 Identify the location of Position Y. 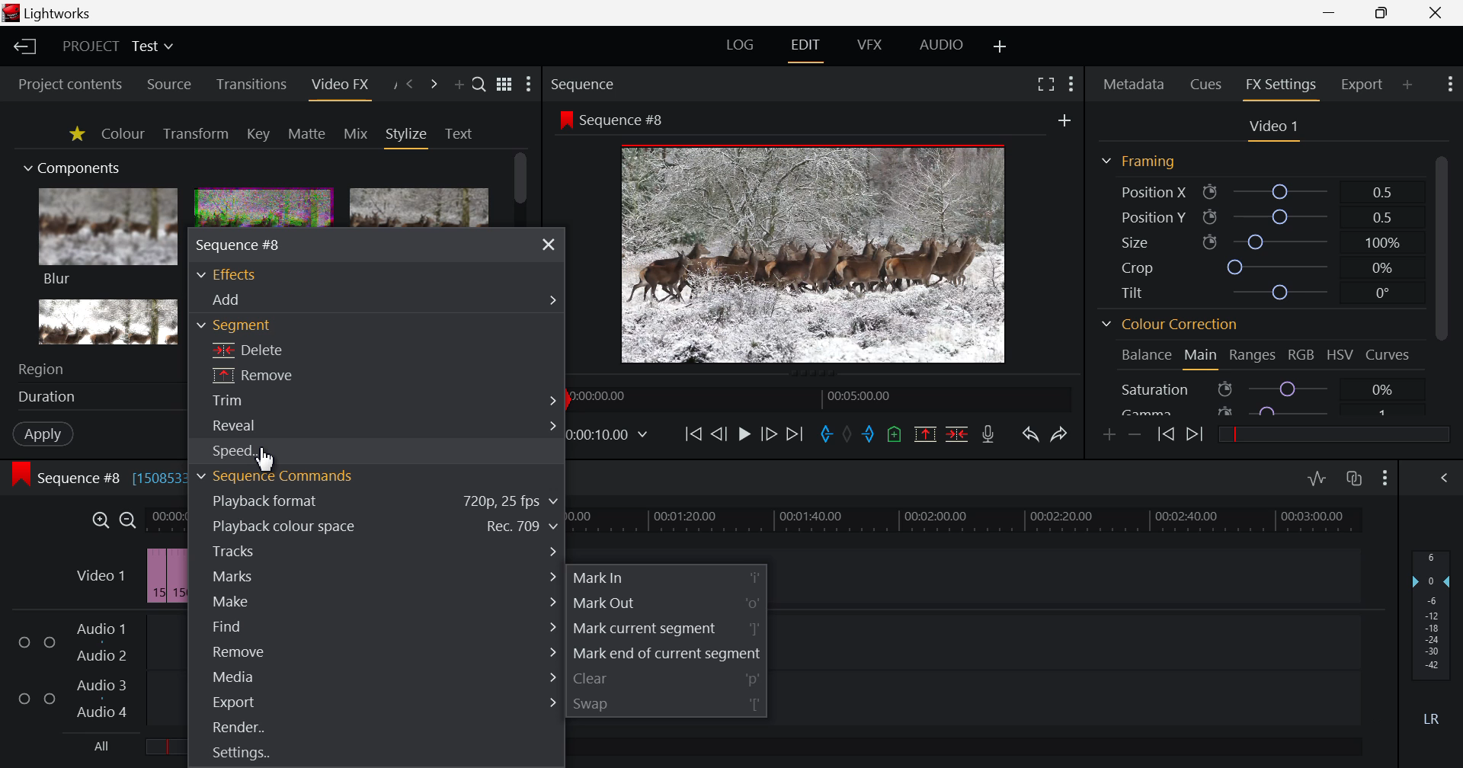
(1257, 217).